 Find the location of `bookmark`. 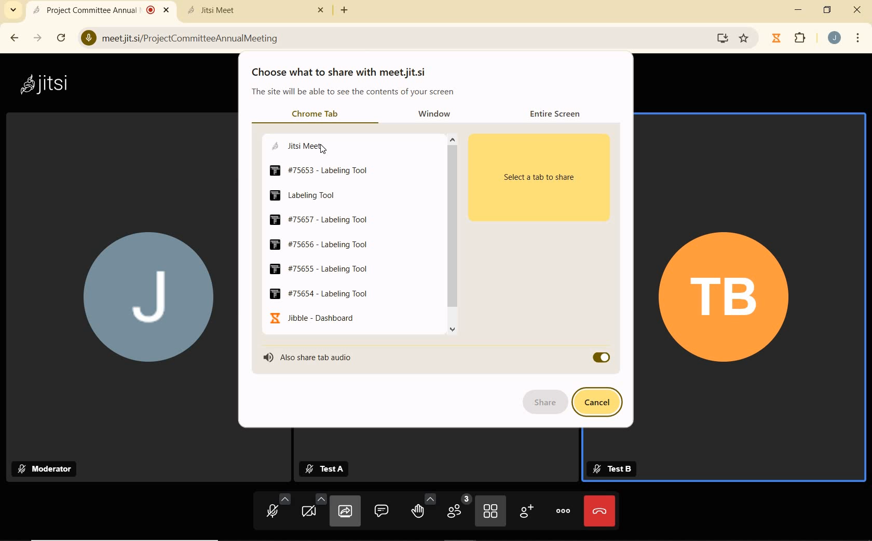

bookmark is located at coordinates (745, 38).